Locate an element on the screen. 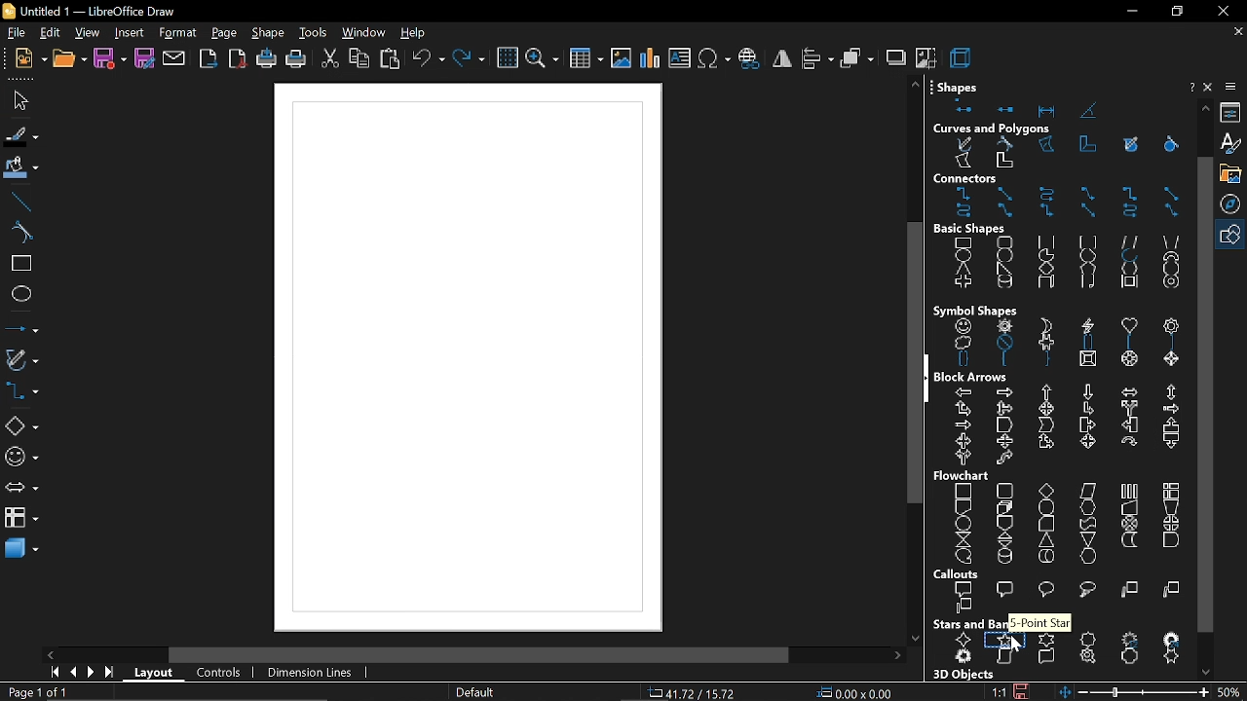  styles is located at coordinates (1233, 144).